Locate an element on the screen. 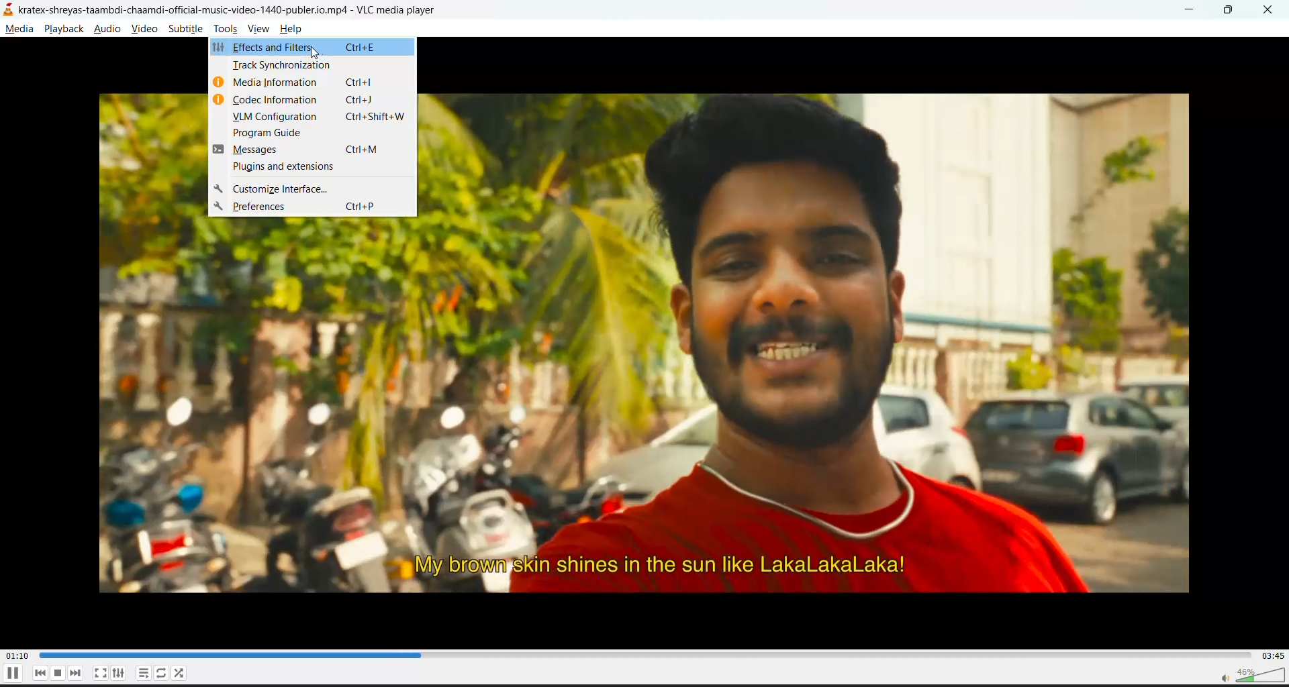  maximize is located at coordinates (1233, 11).